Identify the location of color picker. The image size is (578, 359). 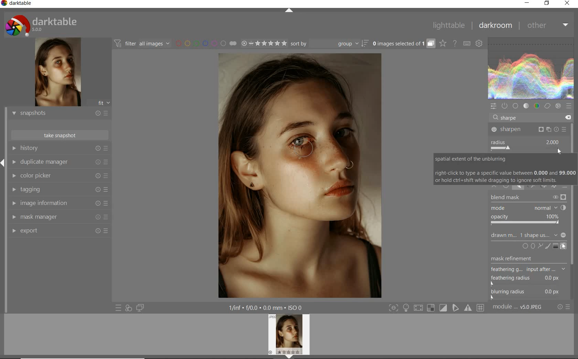
(60, 176).